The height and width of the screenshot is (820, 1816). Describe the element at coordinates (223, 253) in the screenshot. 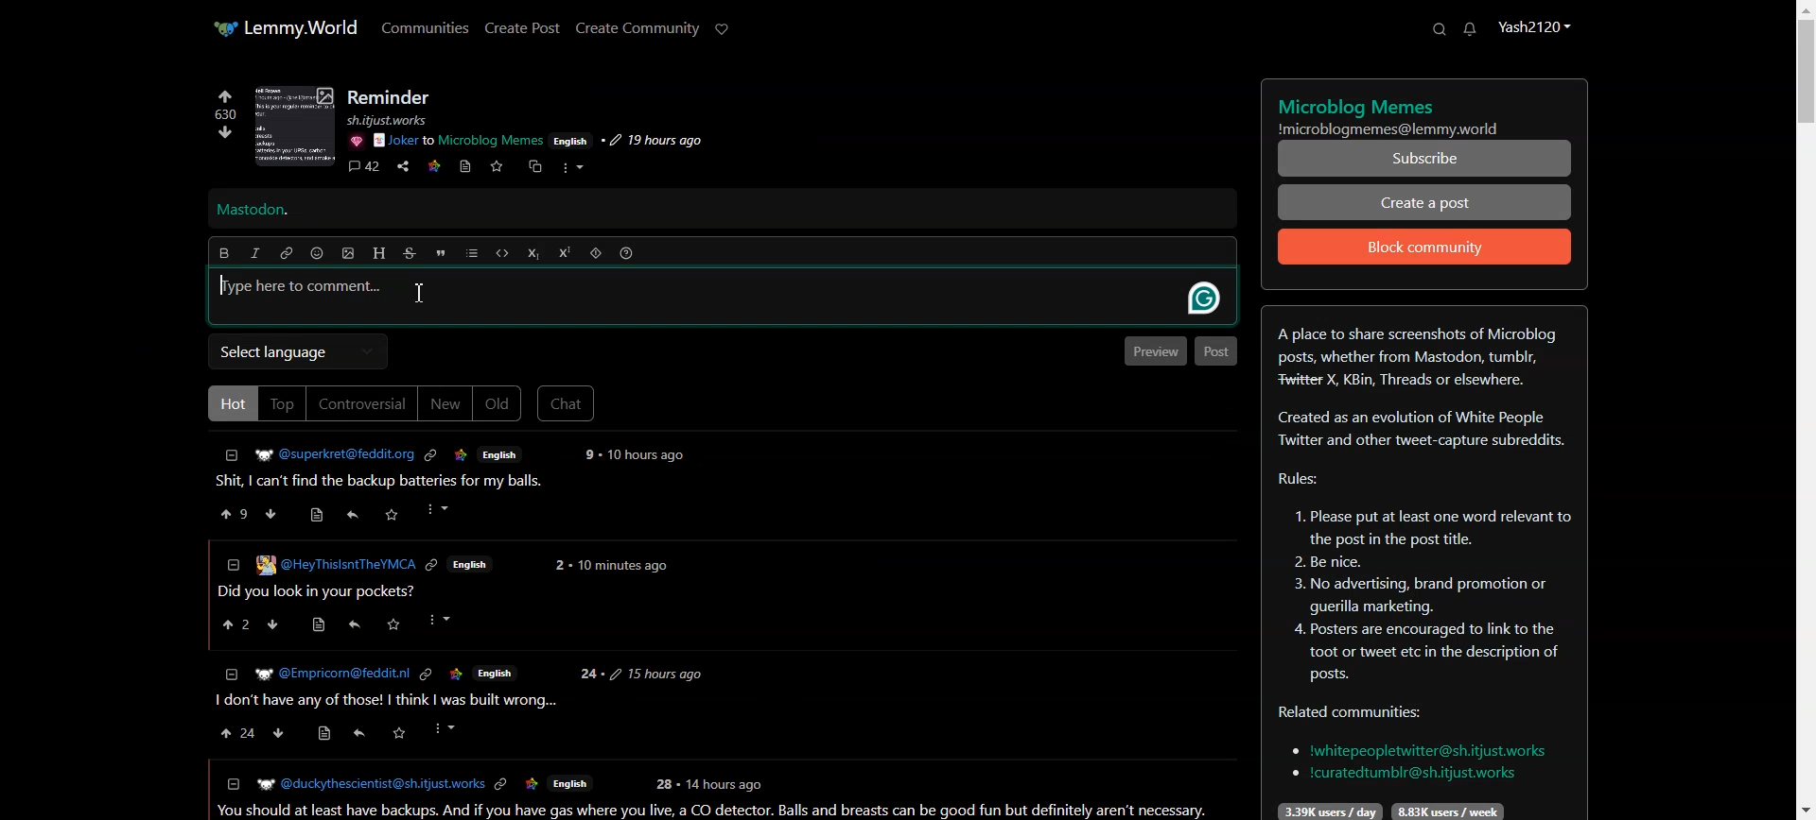

I see `Bold` at that location.